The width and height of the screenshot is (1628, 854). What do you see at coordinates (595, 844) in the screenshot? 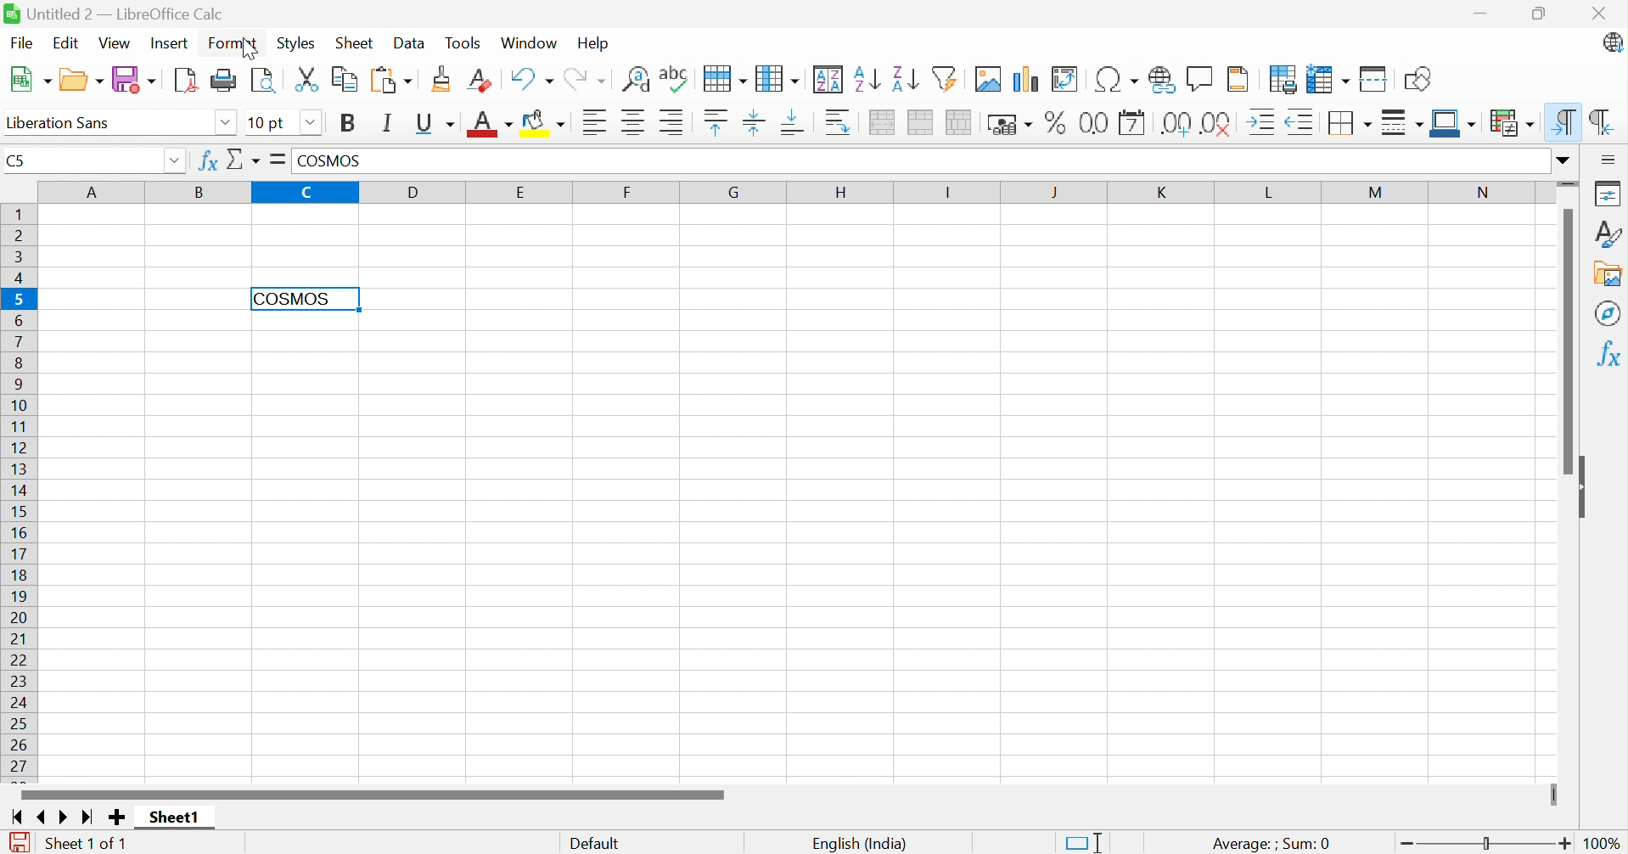
I see `Default` at bounding box center [595, 844].